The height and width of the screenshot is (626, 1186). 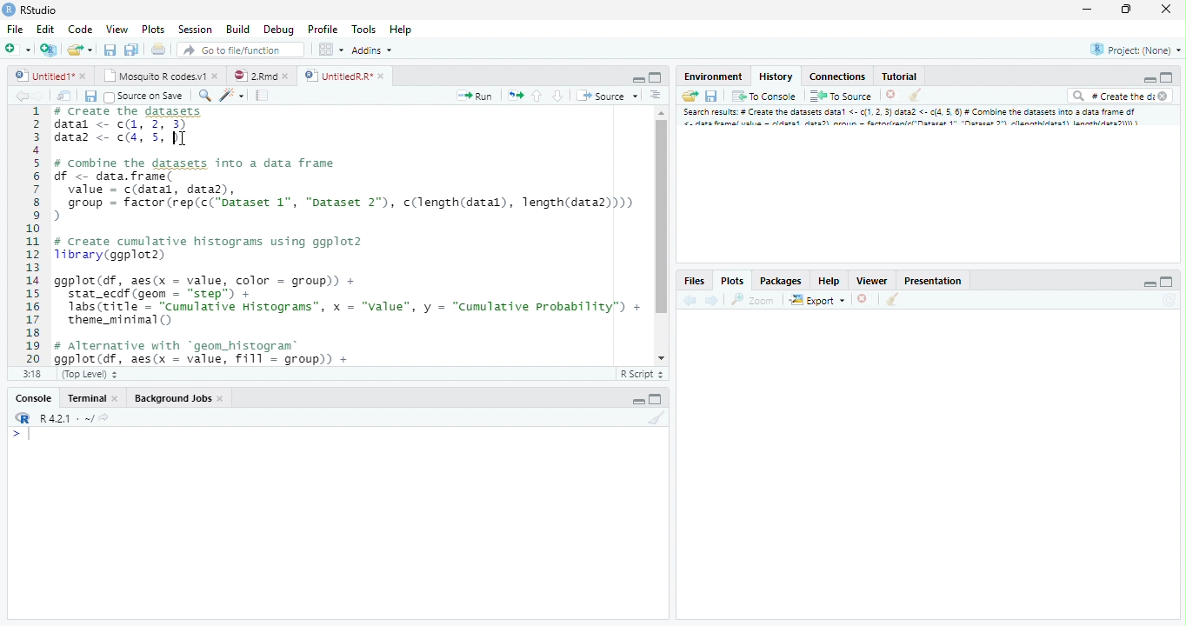 What do you see at coordinates (829, 280) in the screenshot?
I see `Help` at bounding box center [829, 280].